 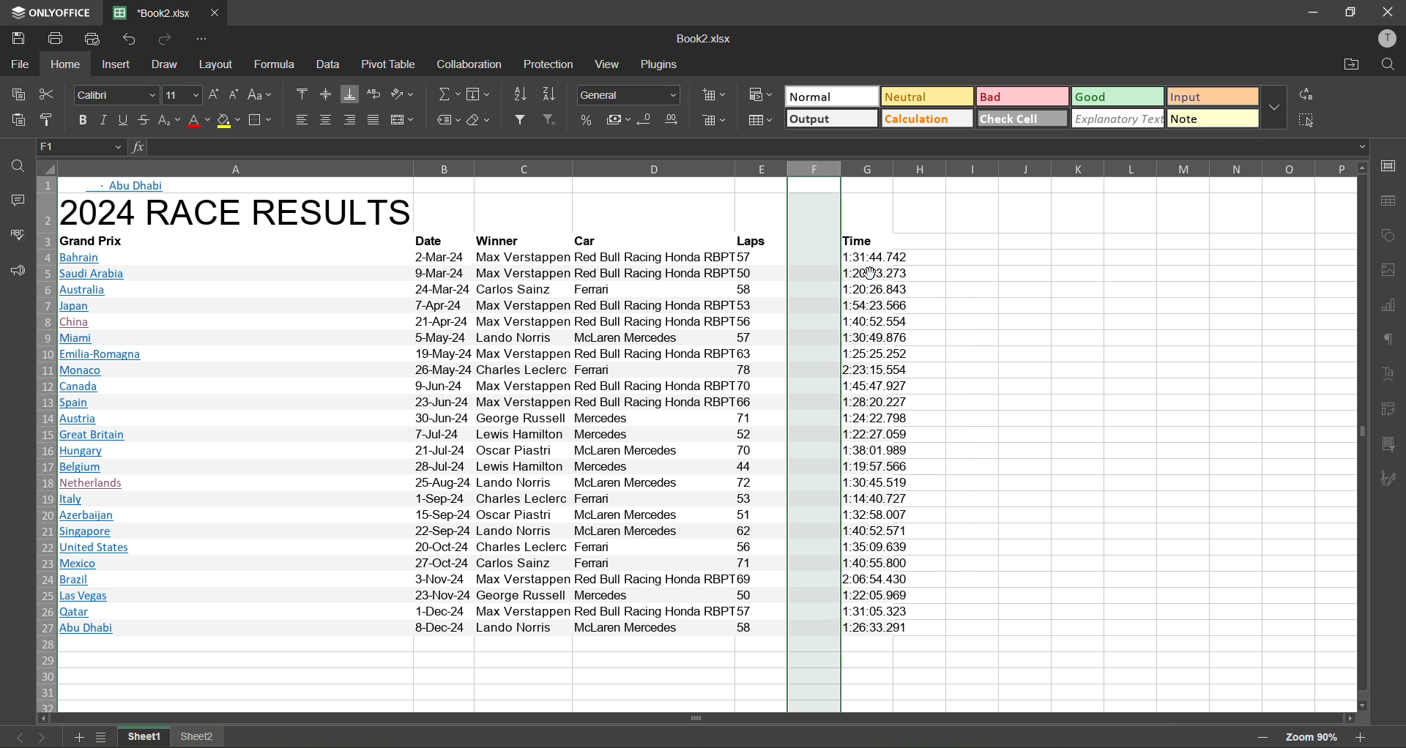 I want to click on draw, so click(x=163, y=64).